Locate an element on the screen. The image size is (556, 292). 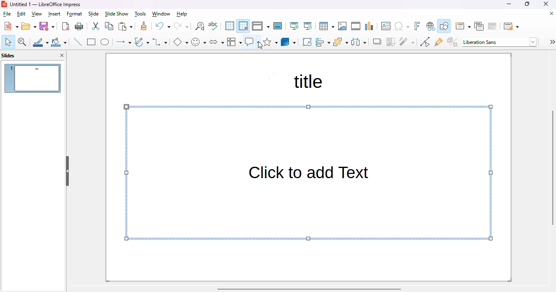
title is located at coordinates (306, 81).